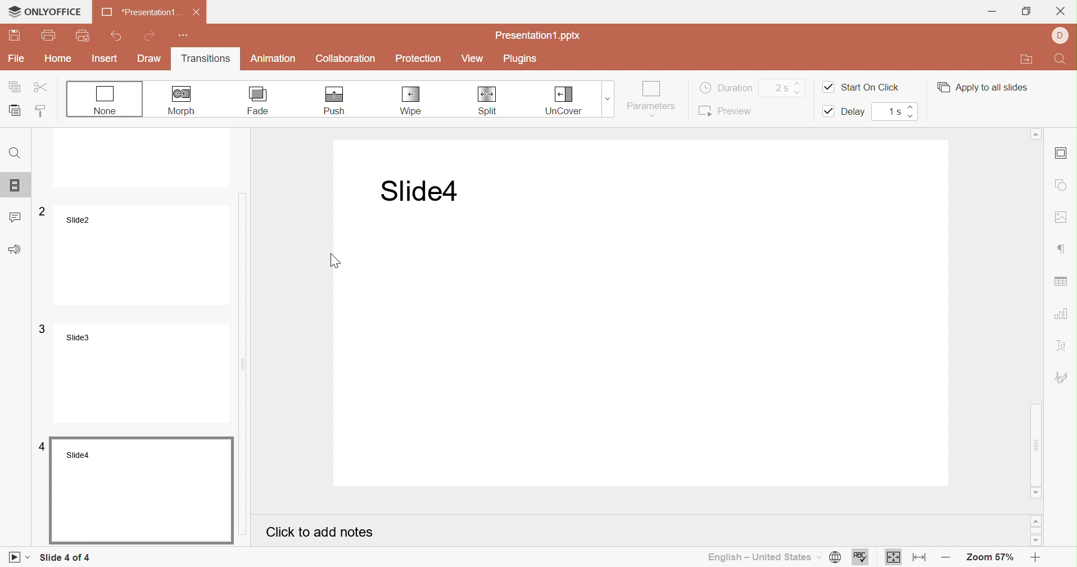 This screenshot has width=1077, height=567. I want to click on Signature, so click(1063, 377).